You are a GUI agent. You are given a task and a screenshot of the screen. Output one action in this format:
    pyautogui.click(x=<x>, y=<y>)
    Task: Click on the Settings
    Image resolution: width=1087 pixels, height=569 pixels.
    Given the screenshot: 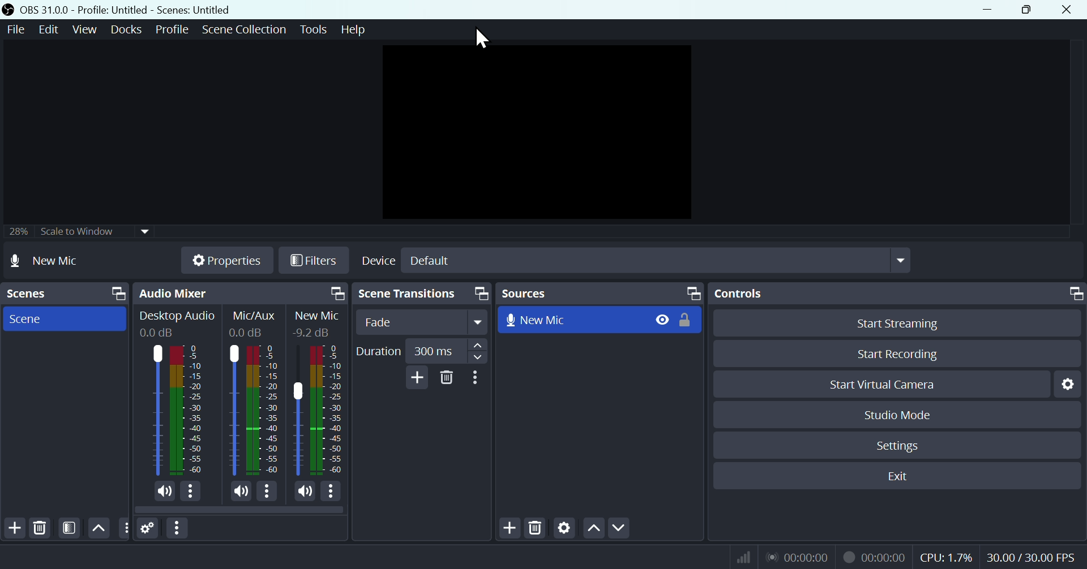 What is the action you would take?
    pyautogui.click(x=1071, y=383)
    